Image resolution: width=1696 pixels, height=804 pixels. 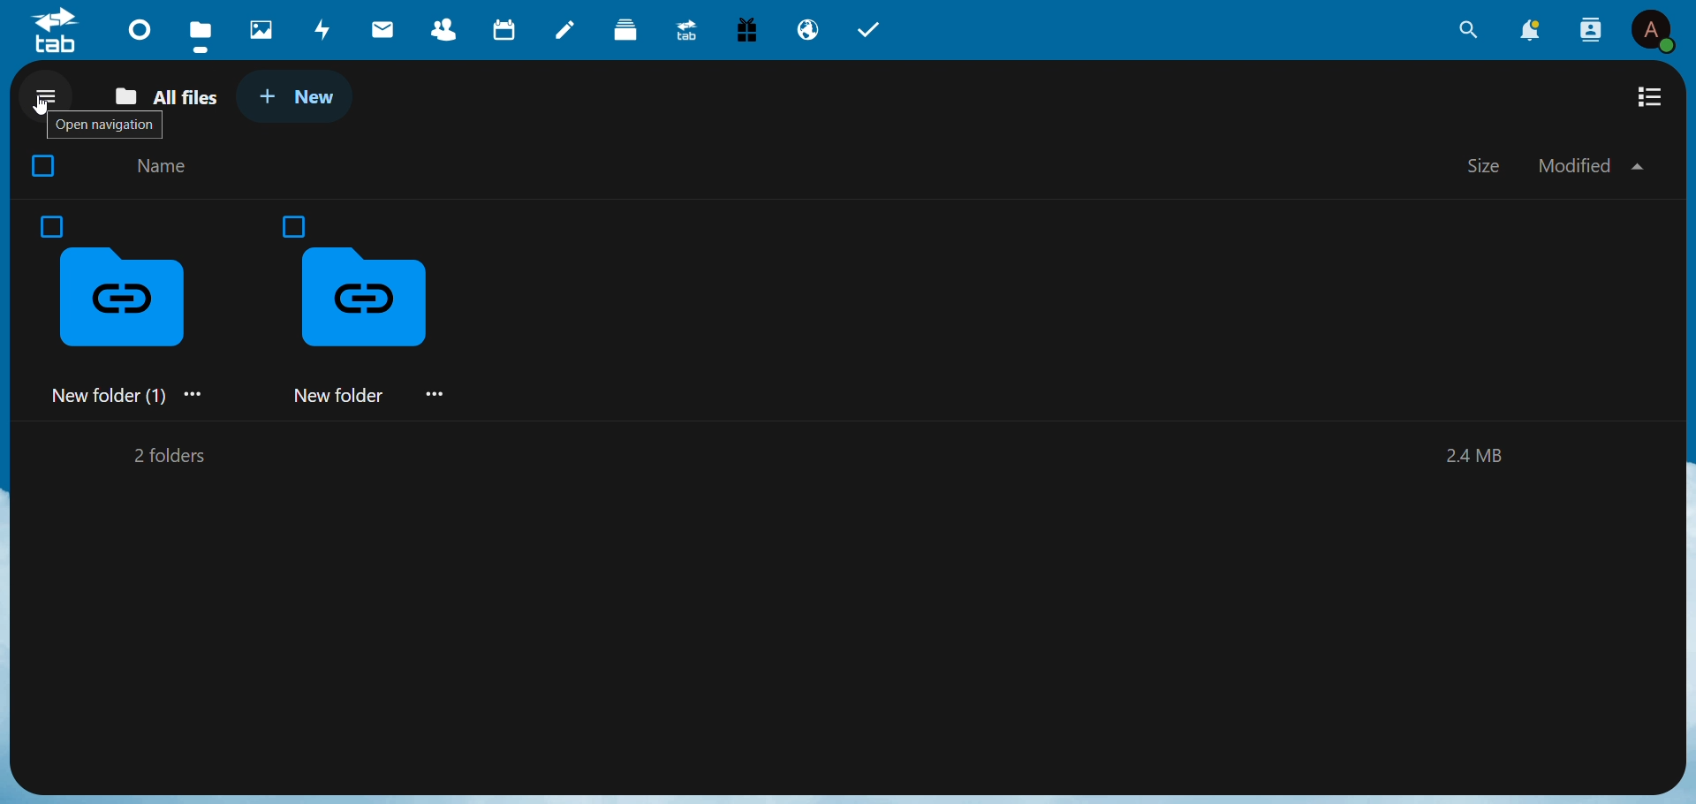 What do you see at coordinates (629, 30) in the screenshot?
I see `deck` at bounding box center [629, 30].